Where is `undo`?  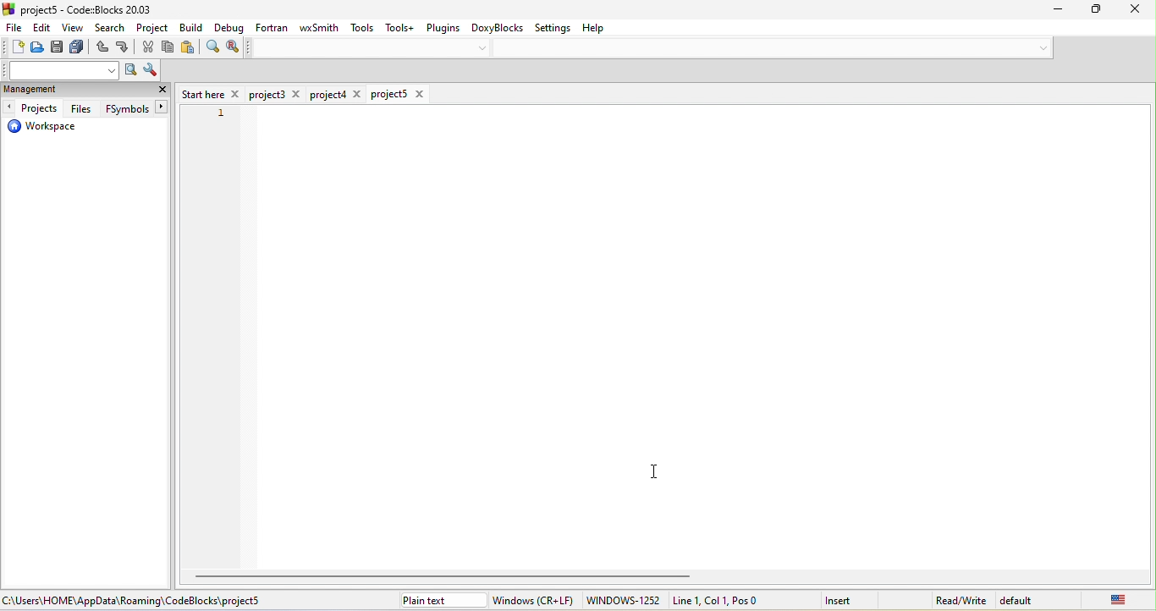
undo is located at coordinates (102, 49).